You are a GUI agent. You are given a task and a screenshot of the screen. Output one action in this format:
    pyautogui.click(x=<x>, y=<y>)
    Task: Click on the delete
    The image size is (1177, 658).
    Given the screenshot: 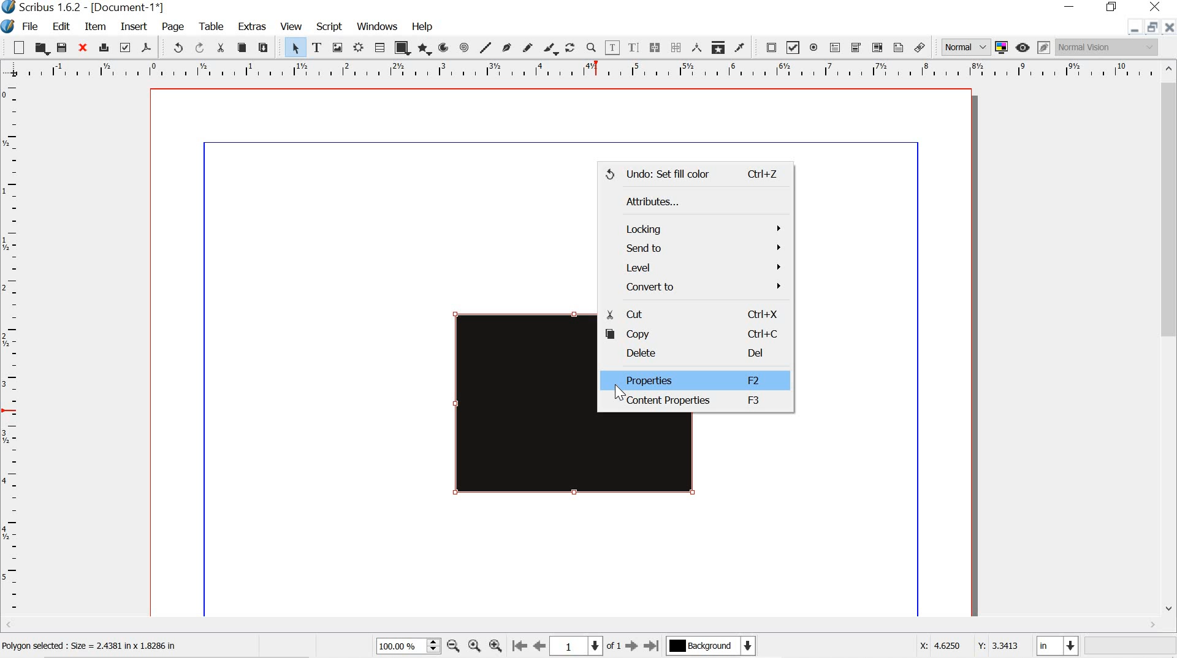 What is the action you would take?
    pyautogui.click(x=692, y=355)
    